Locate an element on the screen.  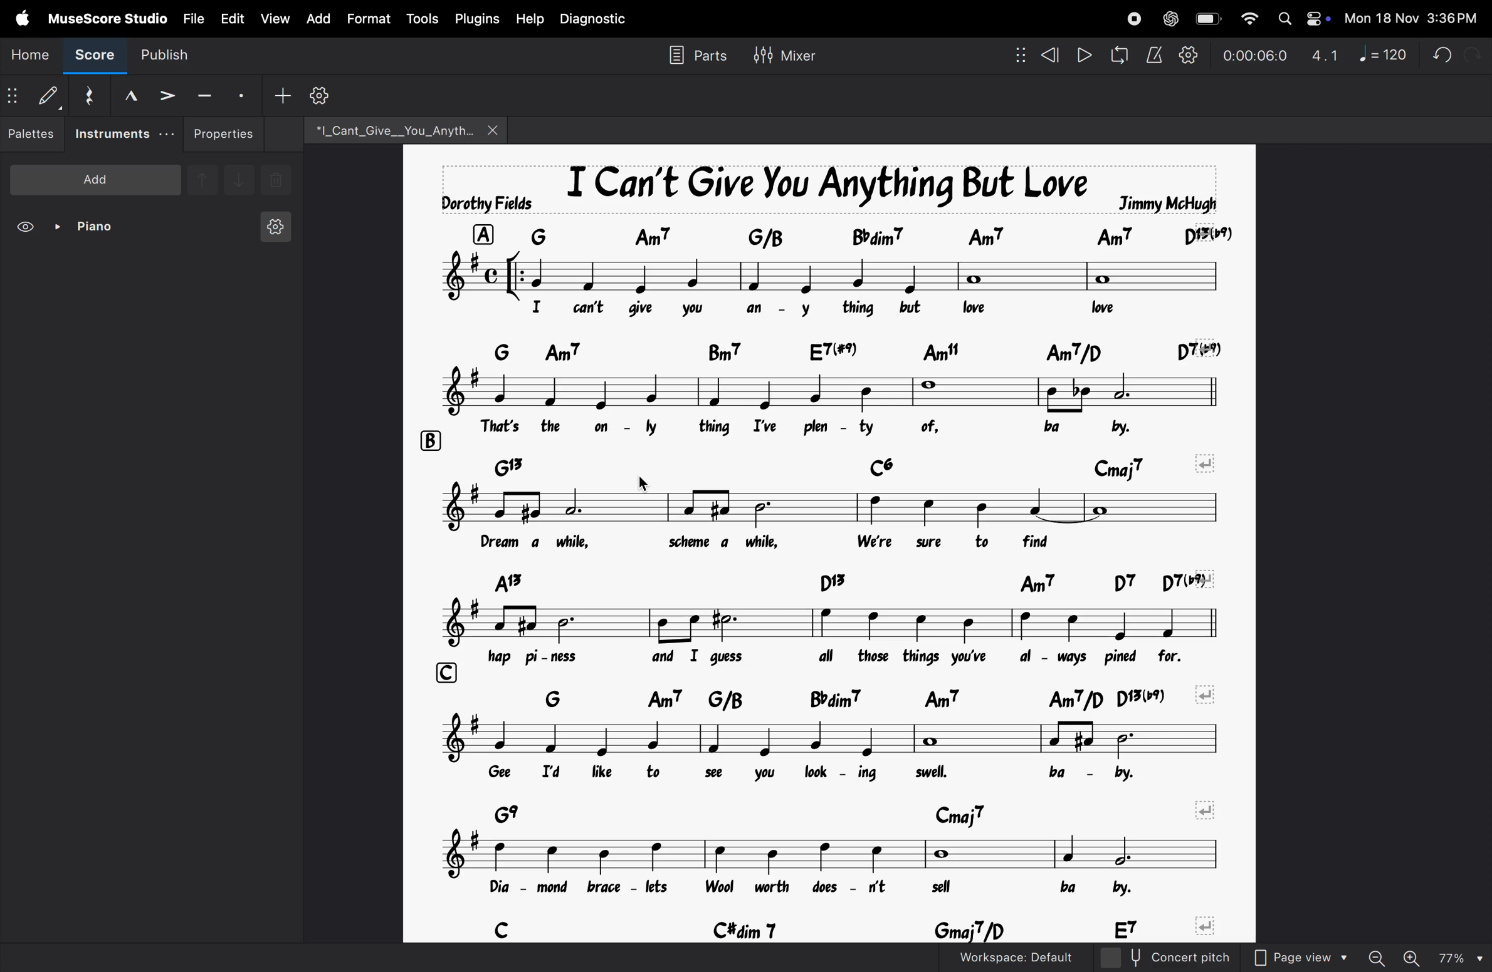
chord symbol is located at coordinates (885, 235).